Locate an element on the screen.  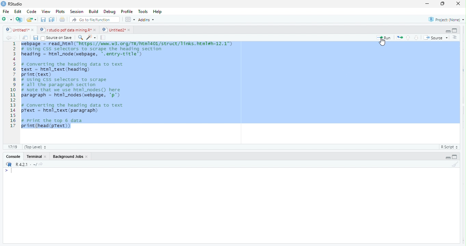
maximize is located at coordinates (426, 4).